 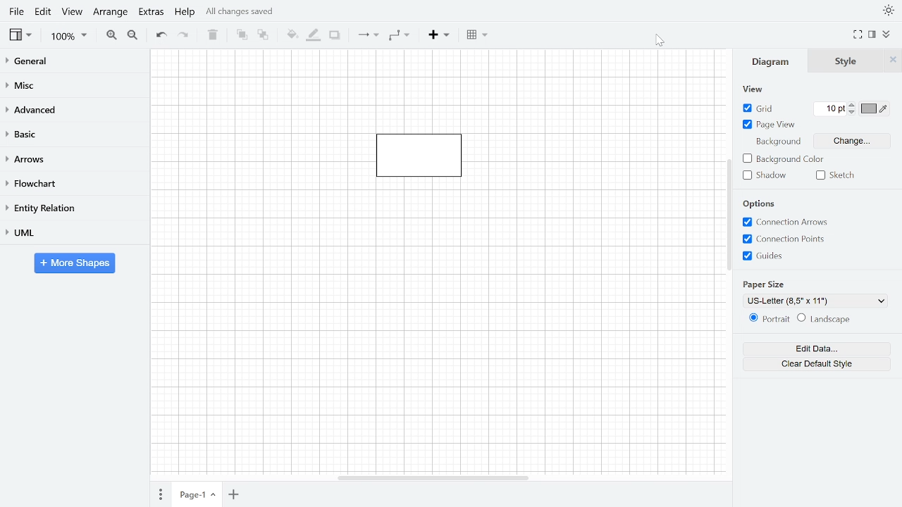 I want to click on Extras, so click(x=151, y=13).